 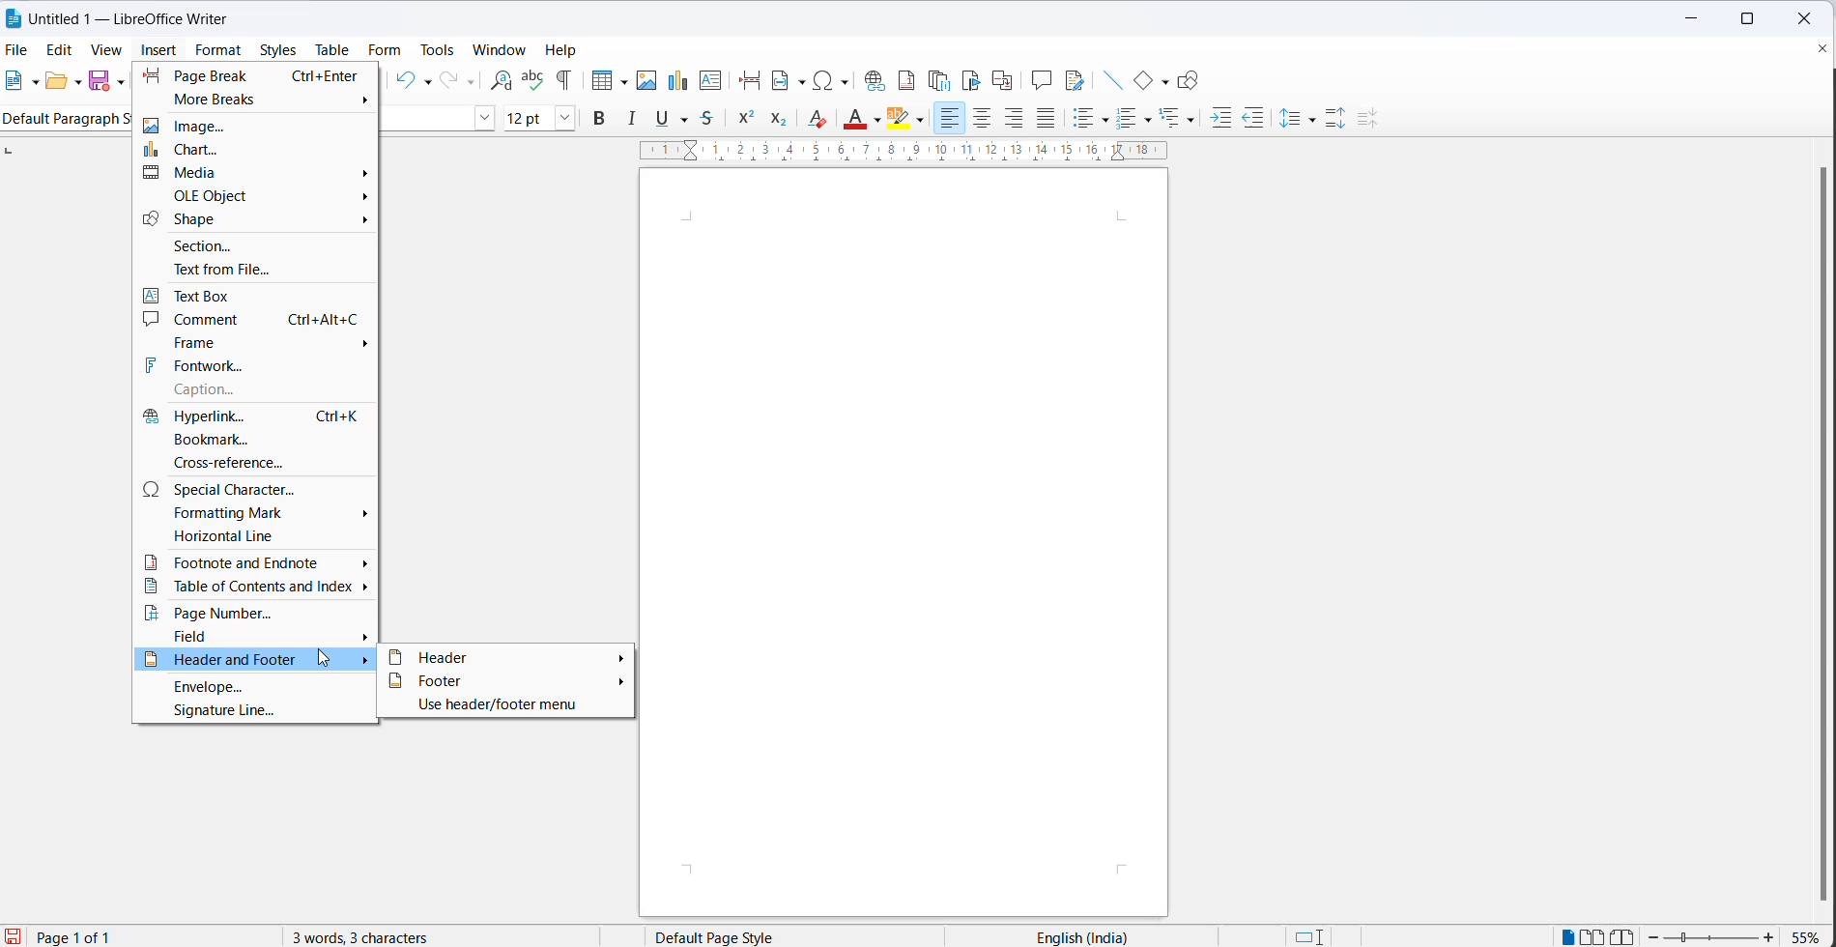 What do you see at coordinates (1047, 118) in the screenshot?
I see `justified` at bounding box center [1047, 118].